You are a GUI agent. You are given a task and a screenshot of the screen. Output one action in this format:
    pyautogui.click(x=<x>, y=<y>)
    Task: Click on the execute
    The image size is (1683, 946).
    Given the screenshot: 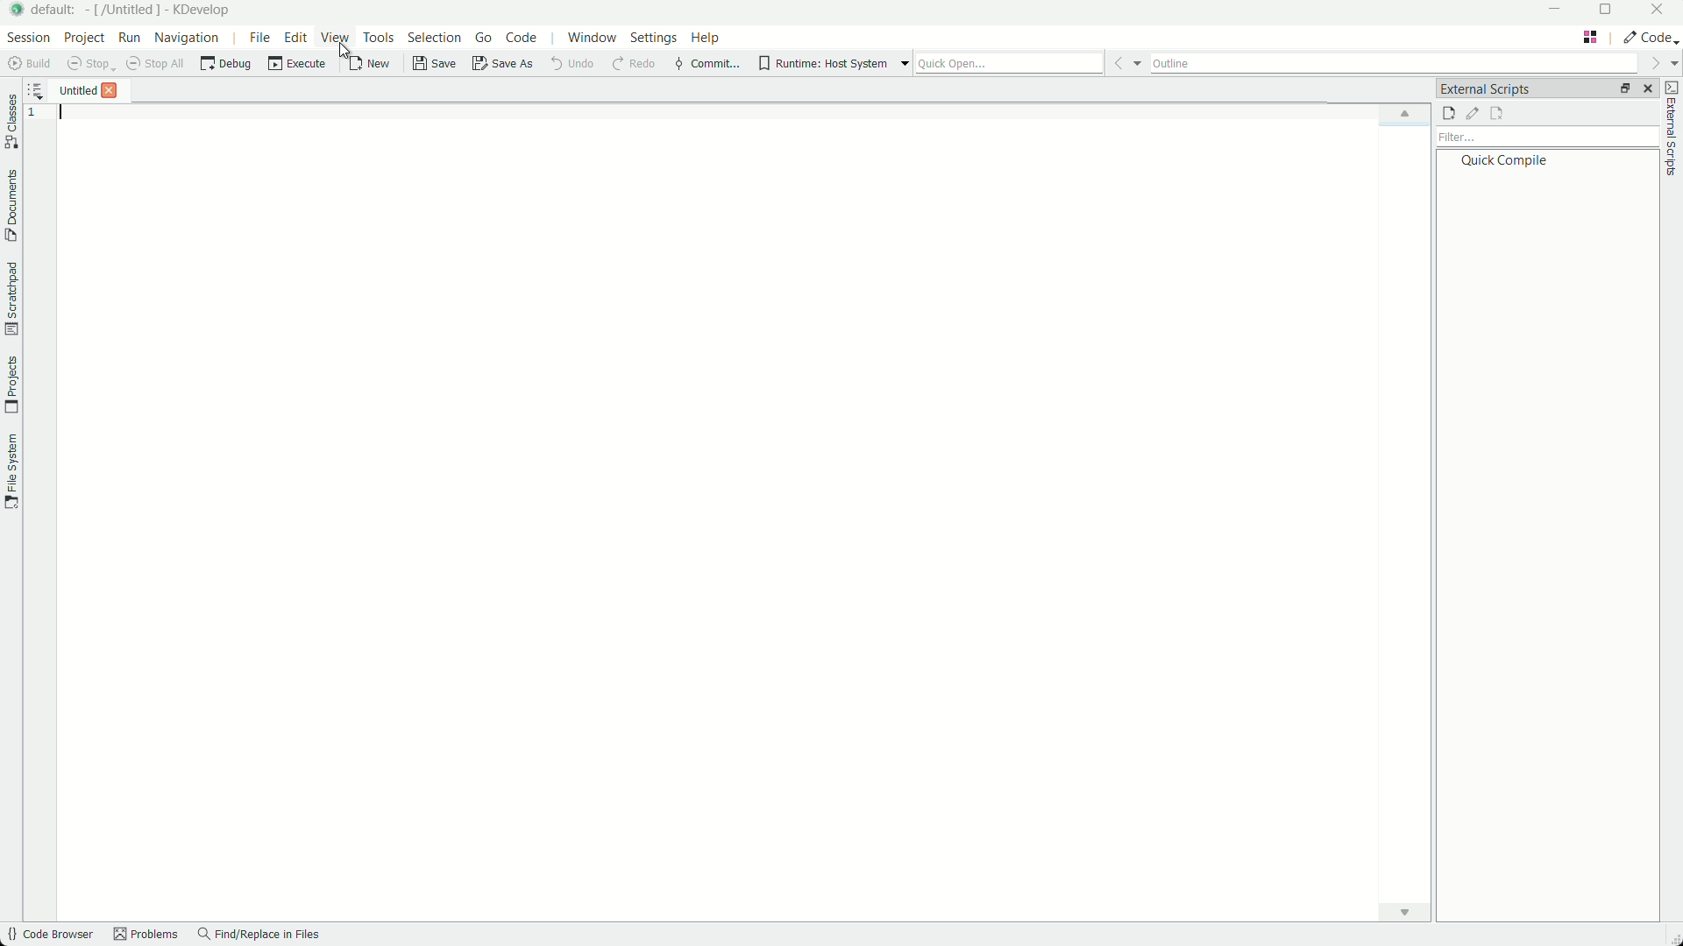 What is the action you would take?
    pyautogui.click(x=294, y=67)
    